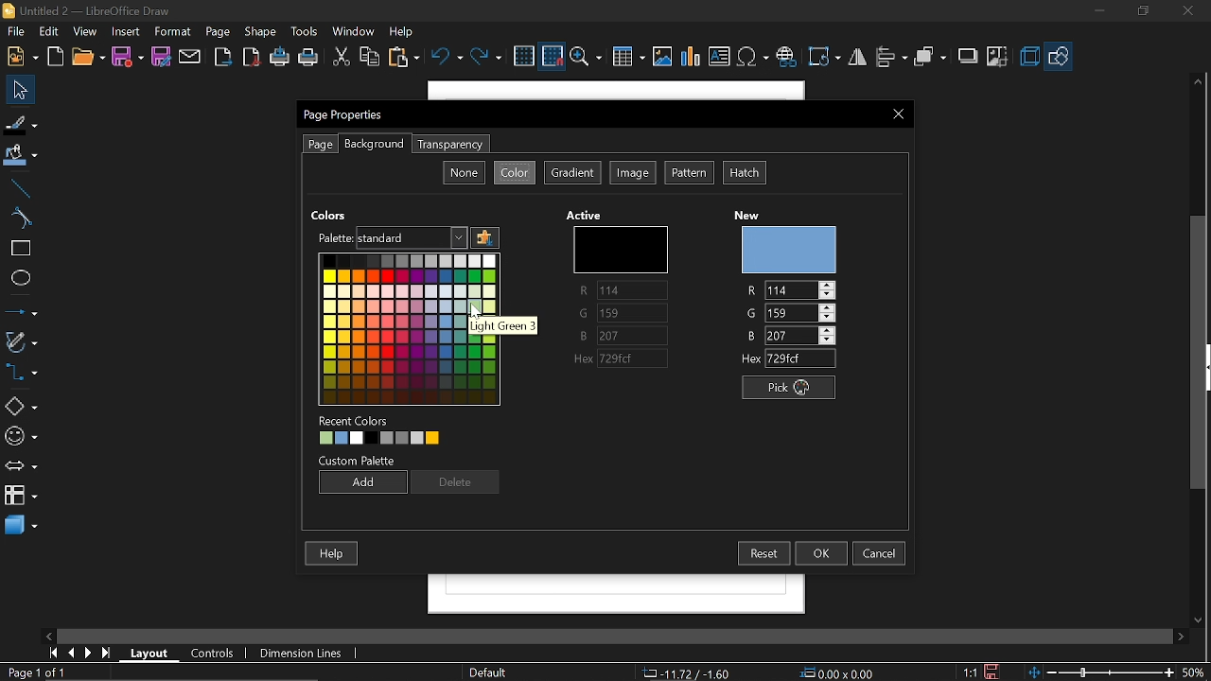 This screenshot has width=1211, height=681. Describe the element at coordinates (719, 57) in the screenshot. I see `Insert text` at that location.